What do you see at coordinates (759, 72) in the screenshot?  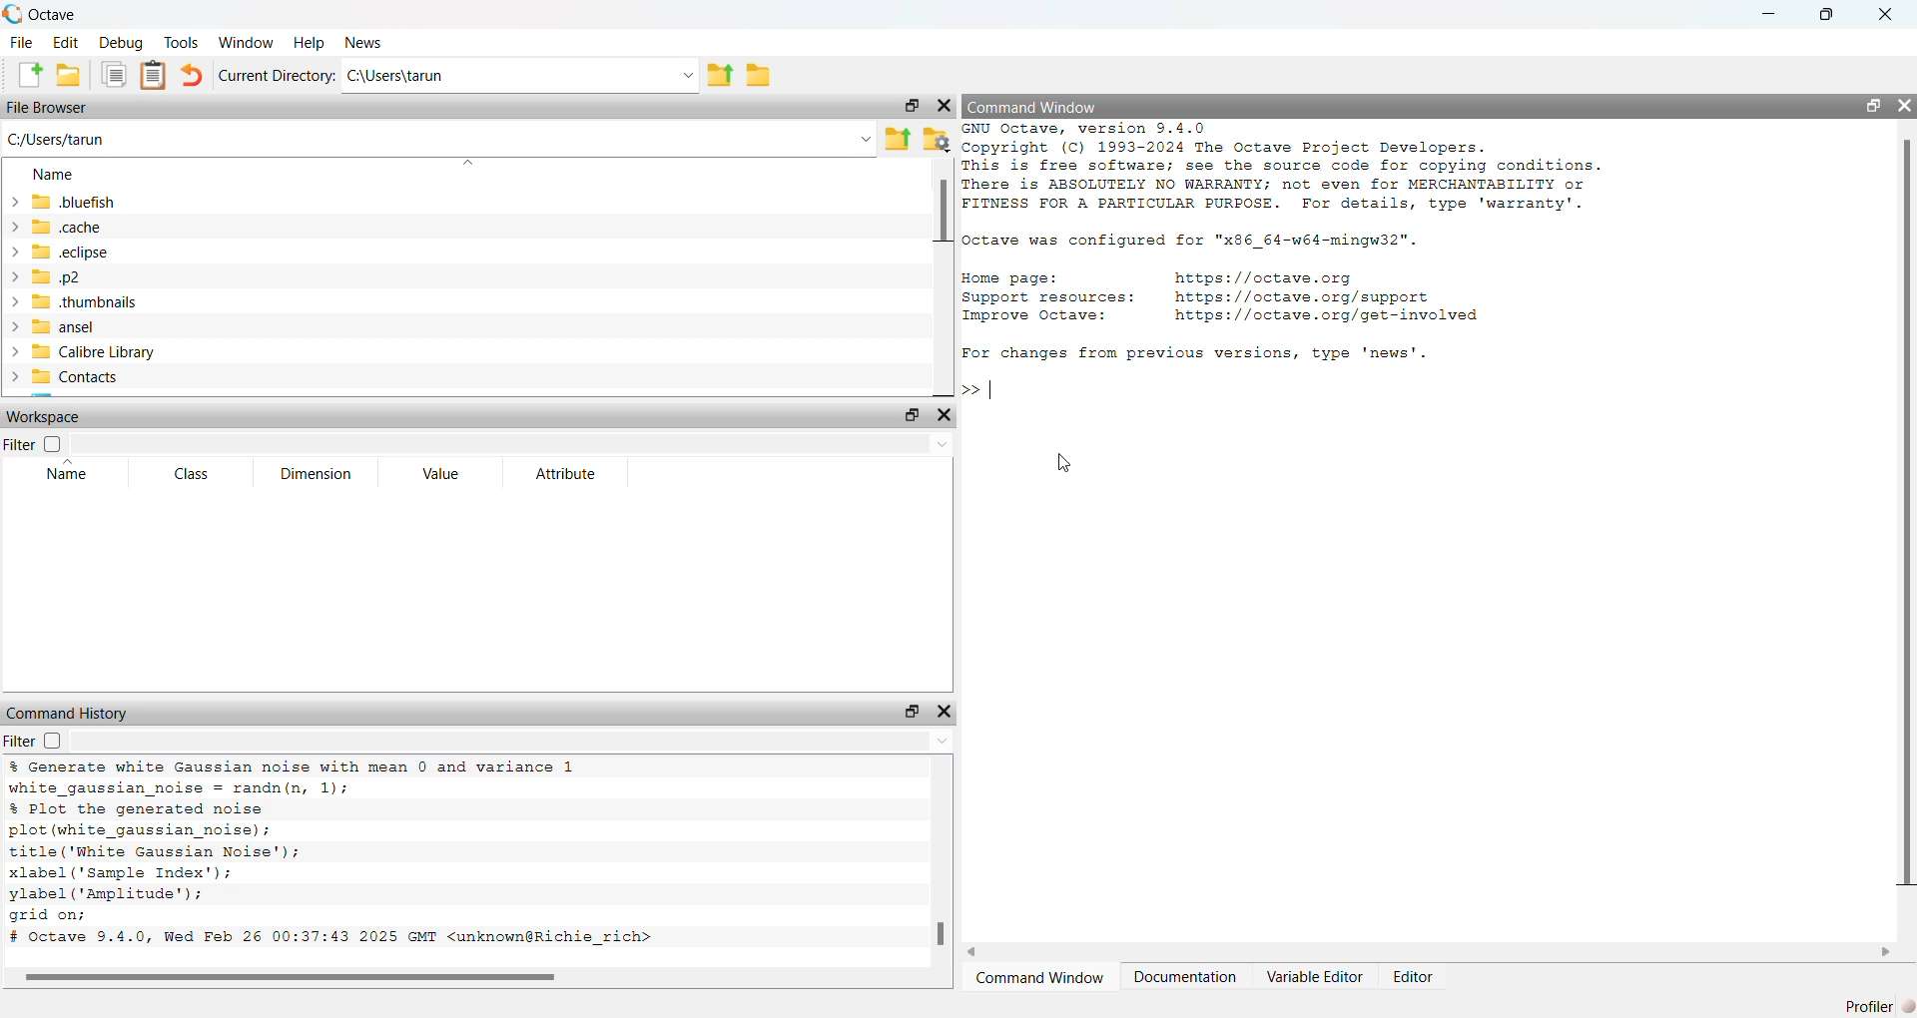 I see `folder` at bounding box center [759, 72].